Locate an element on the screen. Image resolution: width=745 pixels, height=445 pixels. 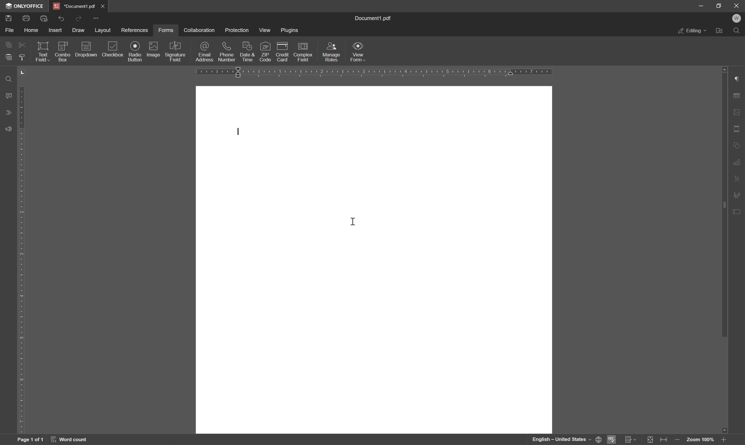
*document1.pdf is located at coordinates (73, 5).